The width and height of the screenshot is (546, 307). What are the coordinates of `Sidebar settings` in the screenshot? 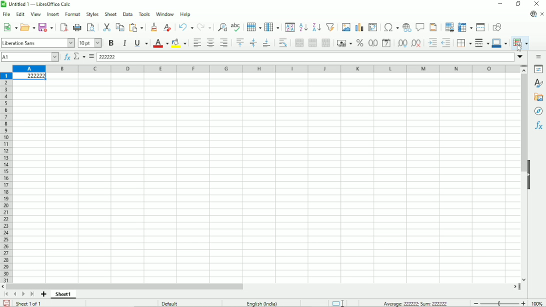 It's located at (539, 56).